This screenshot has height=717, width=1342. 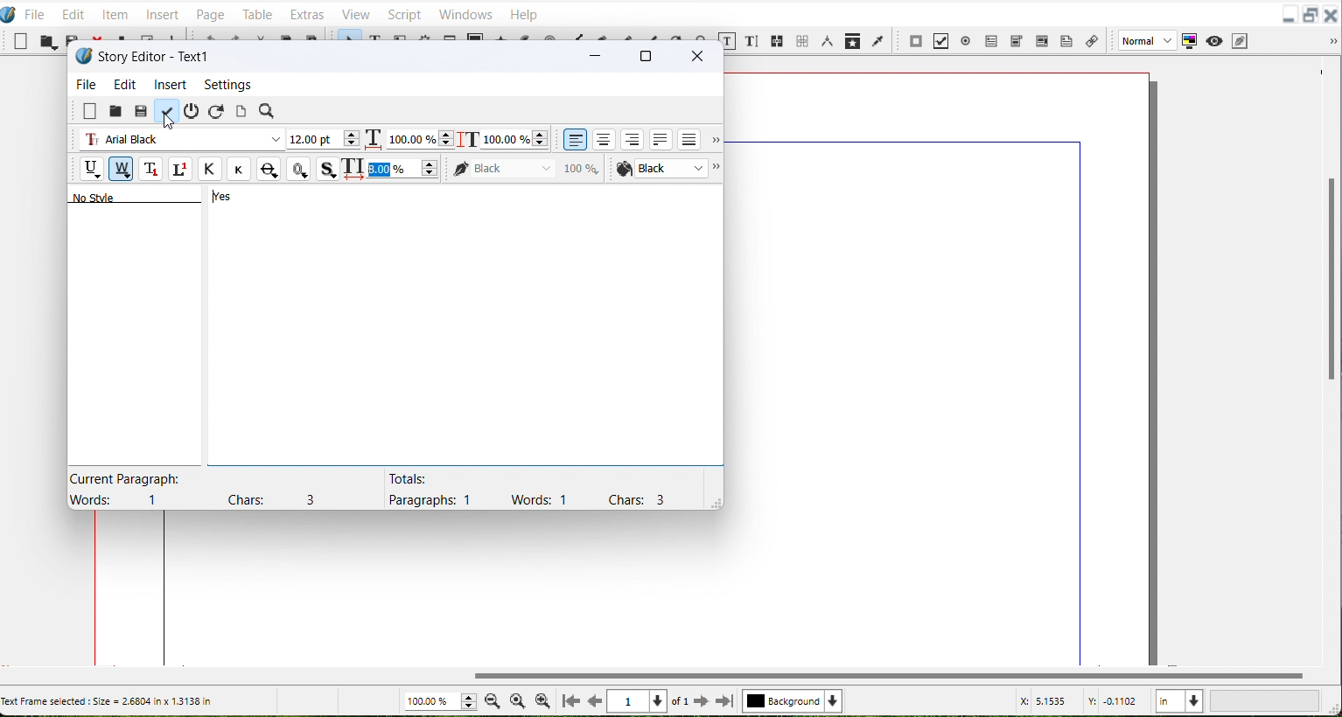 What do you see at coordinates (121, 169) in the screenshot?
I see `Remove Underline` at bounding box center [121, 169].